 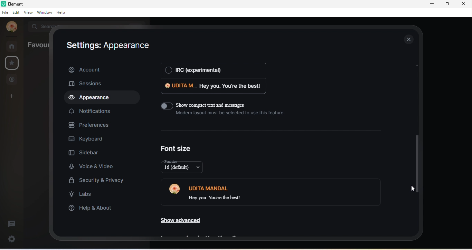 I want to click on title, so click(x=18, y=4).